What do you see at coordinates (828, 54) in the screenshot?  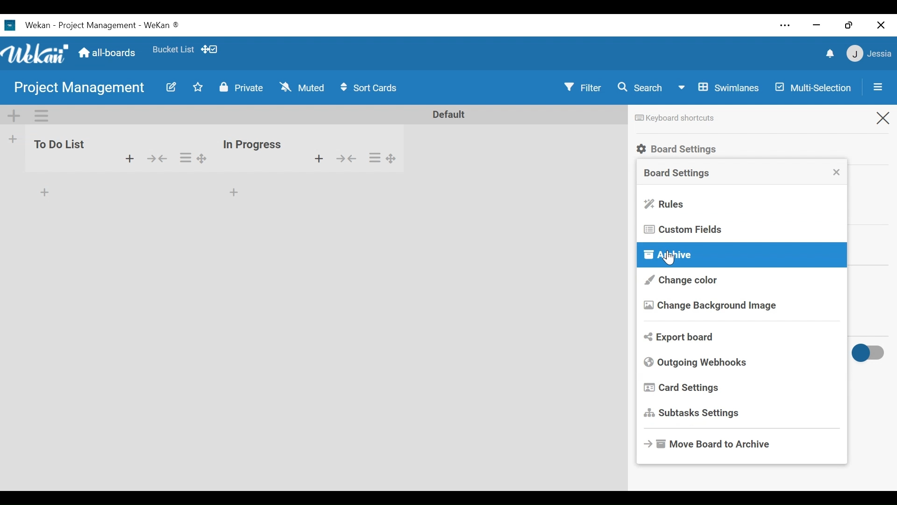 I see `notifications` at bounding box center [828, 54].